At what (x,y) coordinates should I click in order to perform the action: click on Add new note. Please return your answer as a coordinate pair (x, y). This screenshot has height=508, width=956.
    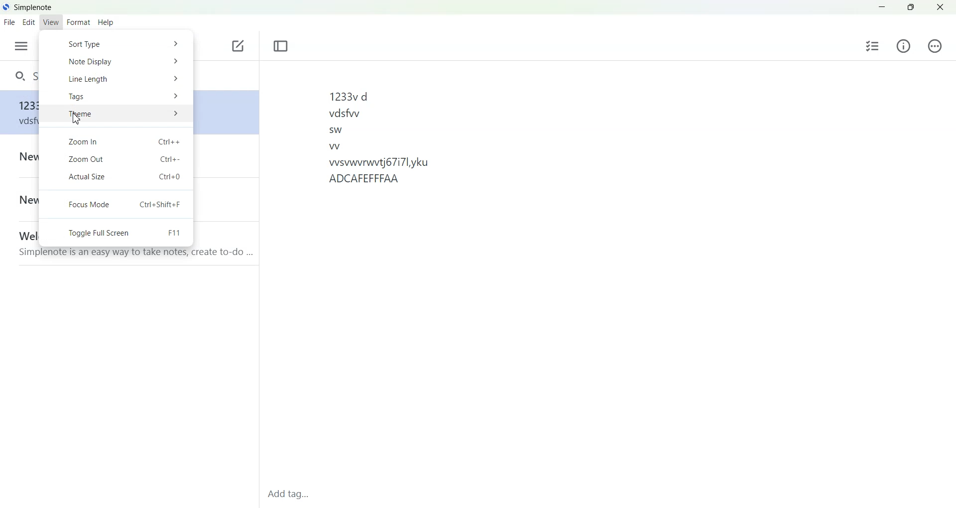
    Looking at the image, I should click on (238, 46).